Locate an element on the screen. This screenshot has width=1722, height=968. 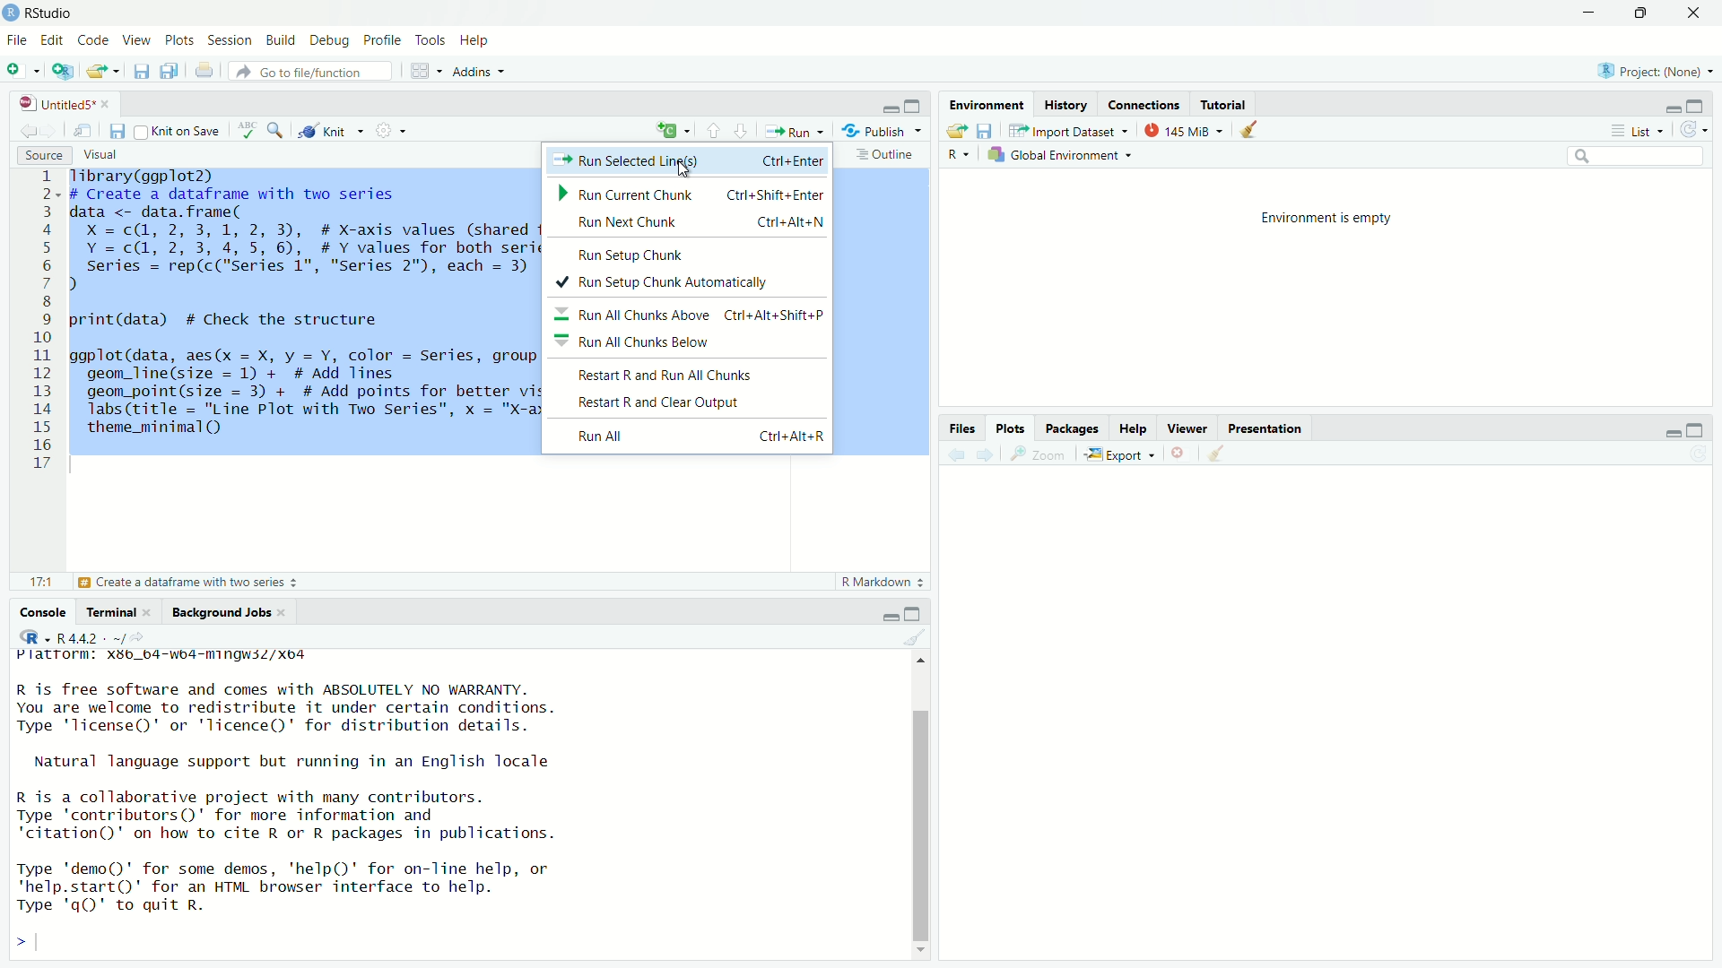
Import Dataset is located at coordinates (1071, 132).